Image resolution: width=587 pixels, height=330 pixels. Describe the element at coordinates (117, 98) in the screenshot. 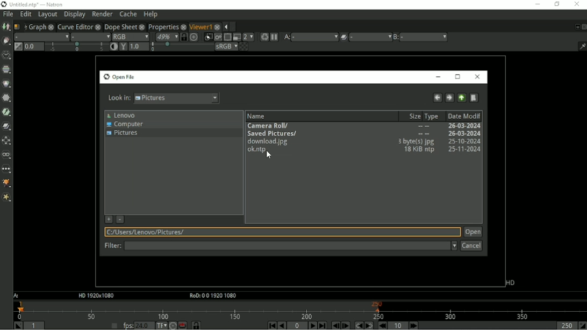

I see `Look in` at that location.